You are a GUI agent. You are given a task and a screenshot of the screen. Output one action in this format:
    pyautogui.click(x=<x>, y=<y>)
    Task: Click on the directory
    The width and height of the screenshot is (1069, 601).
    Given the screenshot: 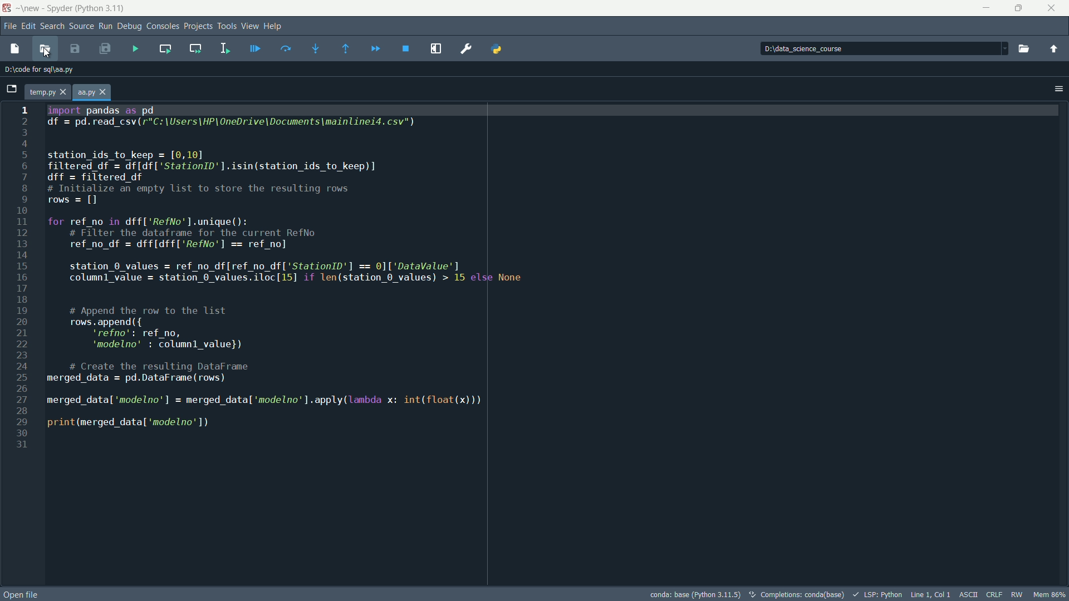 What is the action you would take?
    pyautogui.click(x=881, y=48)
    